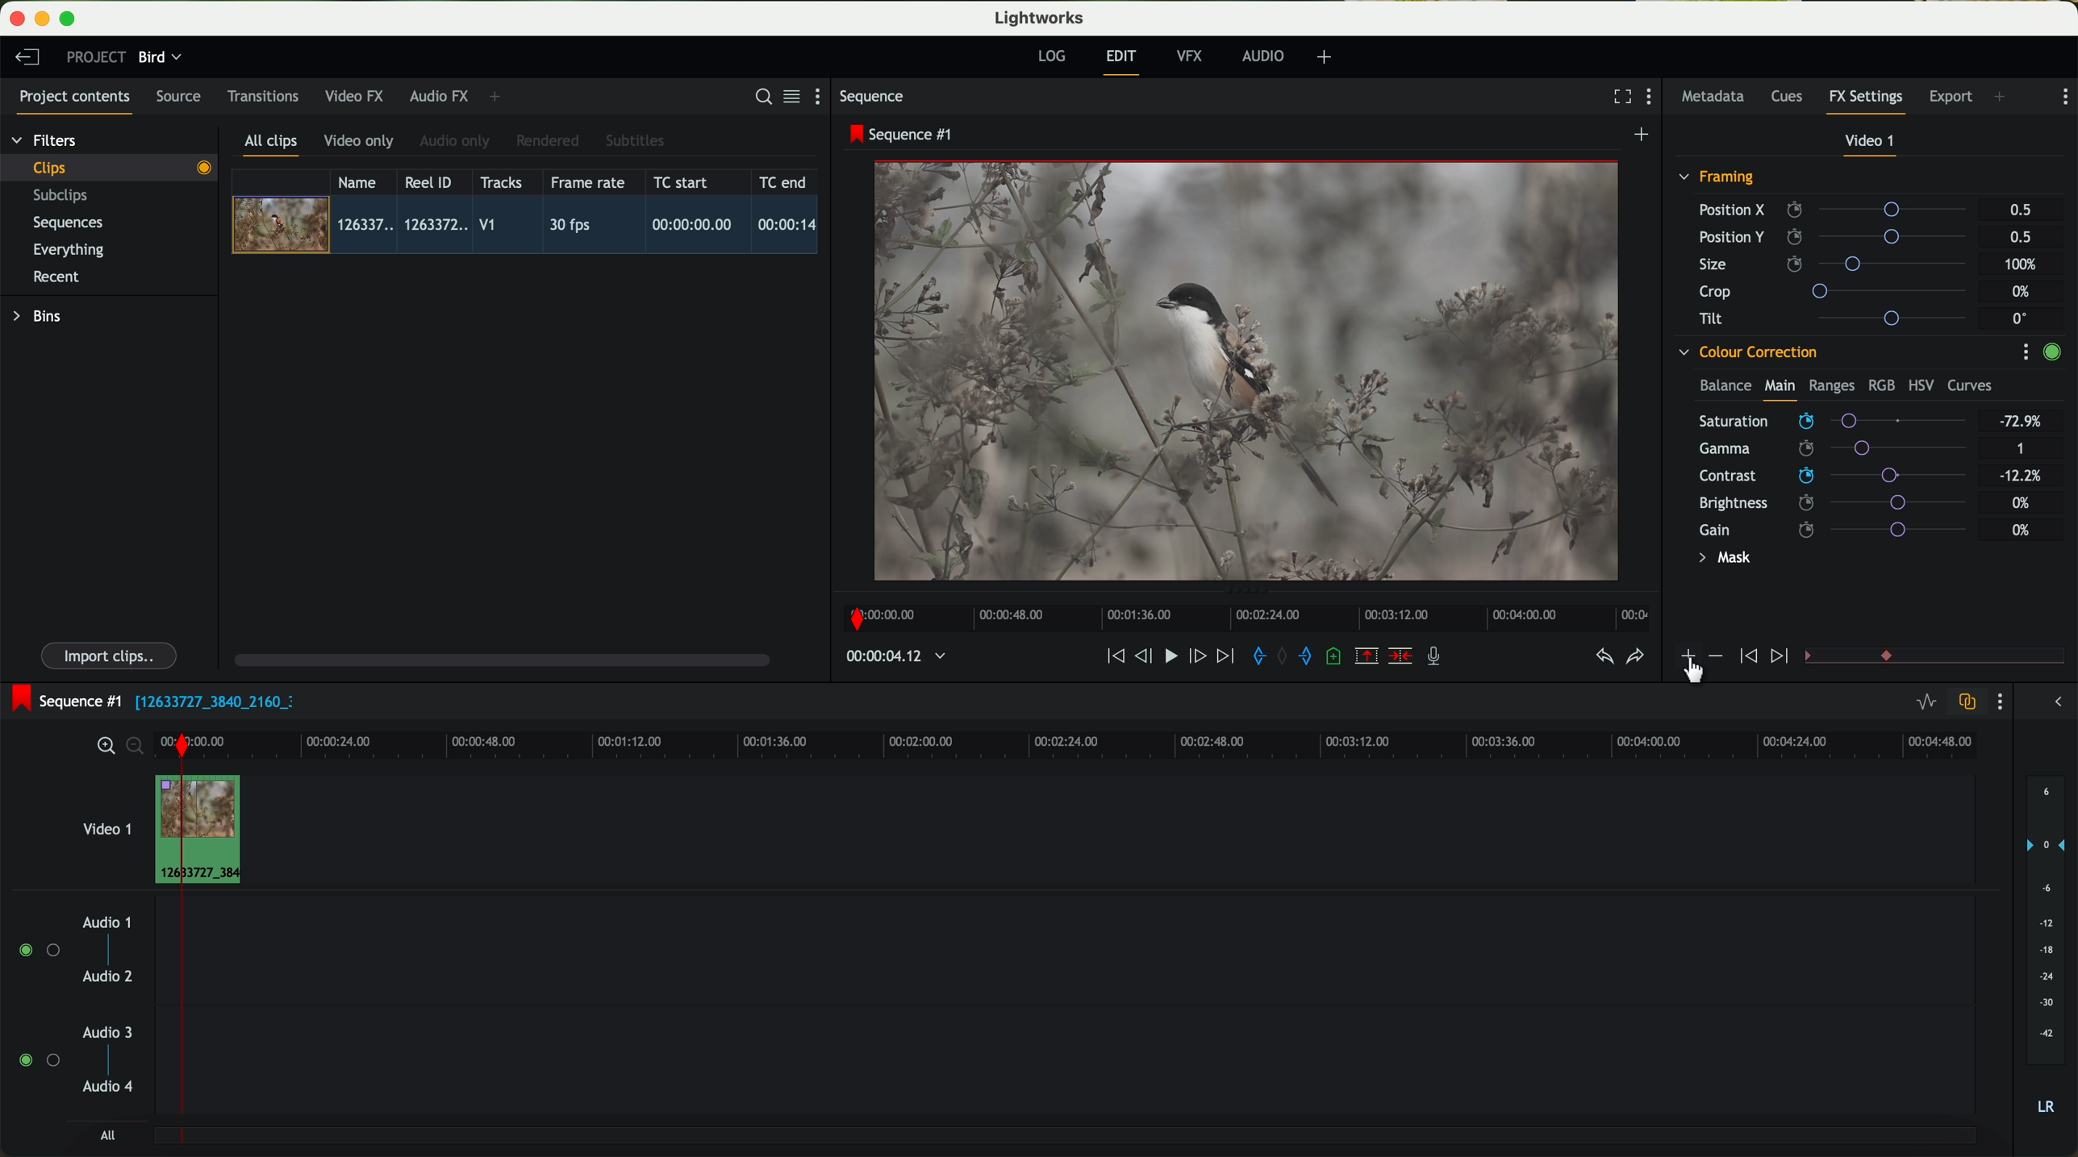 The image size is (2078, 1157). I want to click on rewind, so click(1114, 657).